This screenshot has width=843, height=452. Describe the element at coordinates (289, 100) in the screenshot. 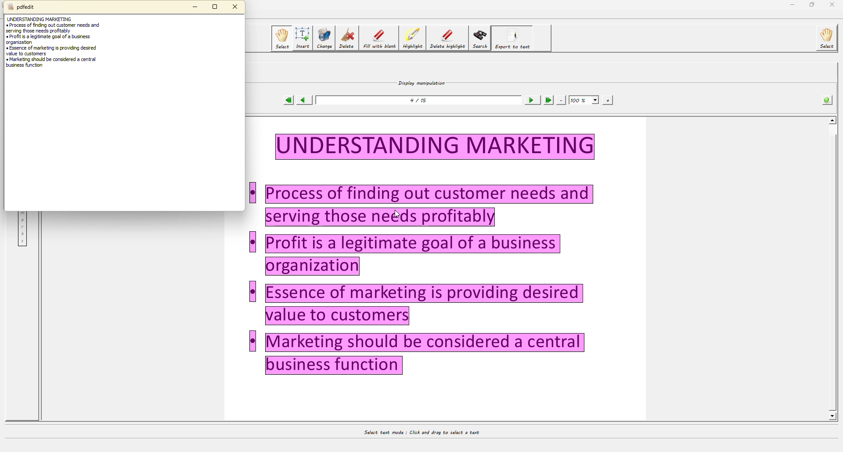

I see `first page` at that location.